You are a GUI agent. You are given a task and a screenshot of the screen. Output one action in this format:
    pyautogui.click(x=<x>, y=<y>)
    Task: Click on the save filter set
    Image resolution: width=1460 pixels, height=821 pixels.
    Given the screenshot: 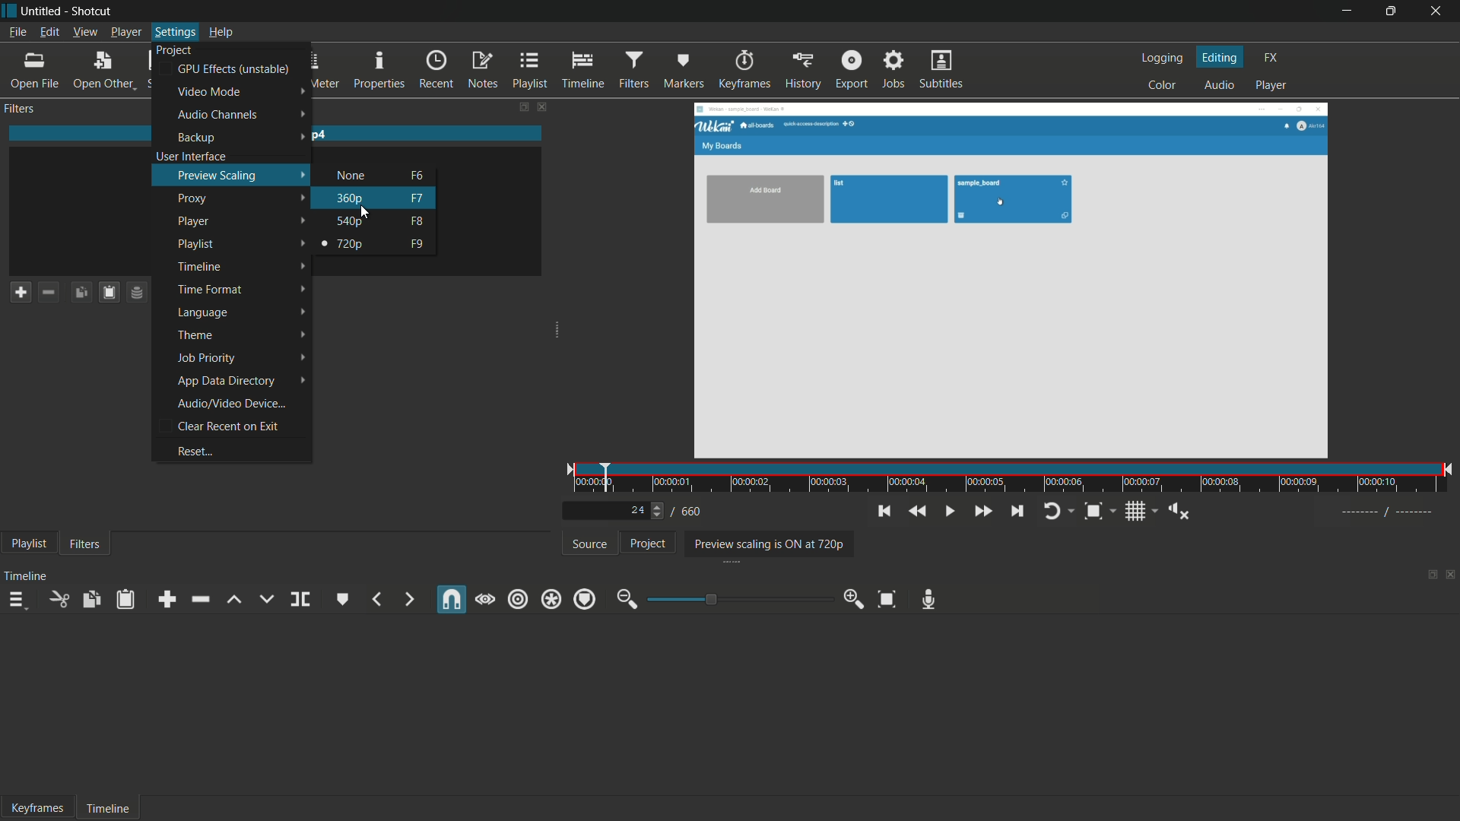 What is the action you would take?
    pyautogui.click(x=138, y=293)
    